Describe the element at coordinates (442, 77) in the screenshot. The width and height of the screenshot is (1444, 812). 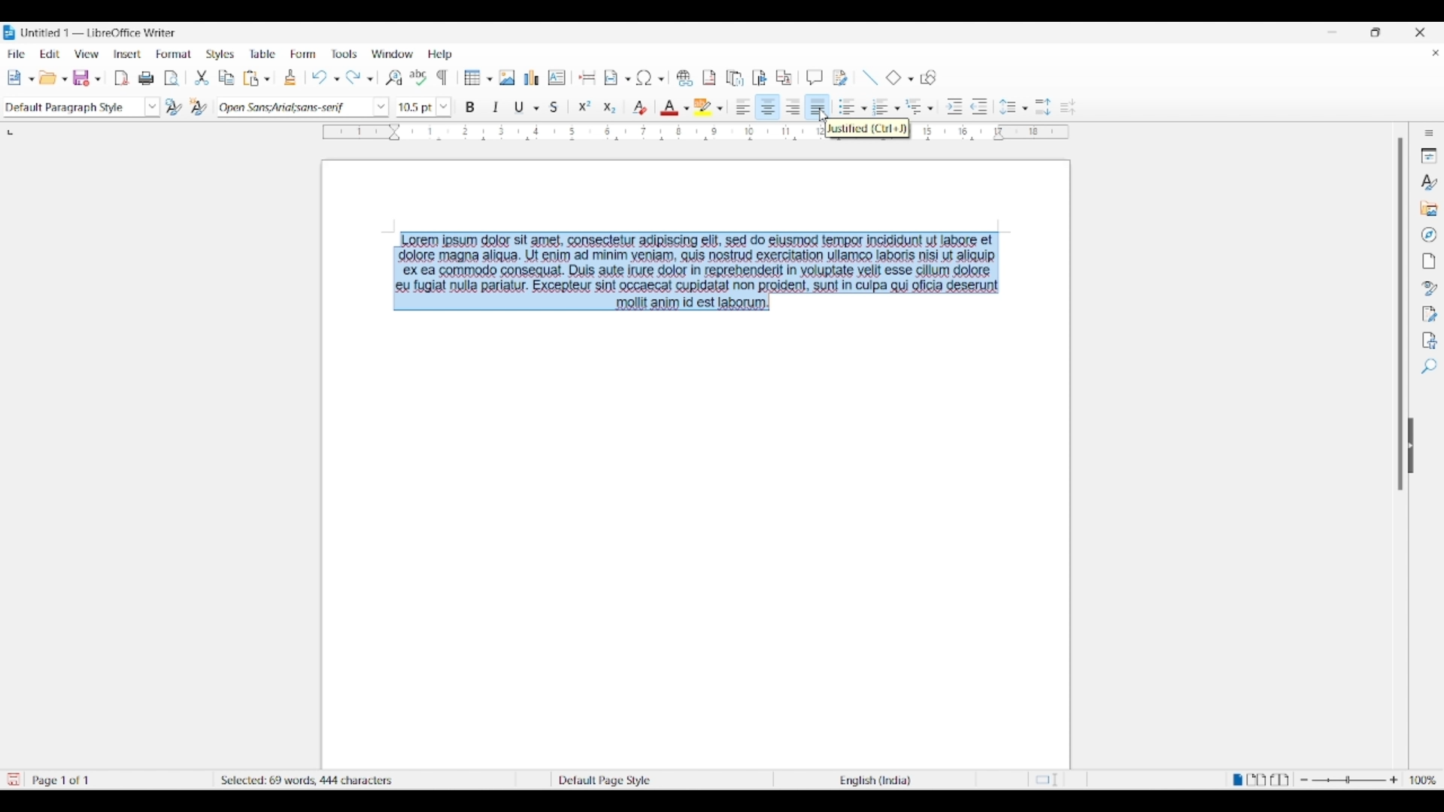
I see `Toggle formatting marks` at that location.